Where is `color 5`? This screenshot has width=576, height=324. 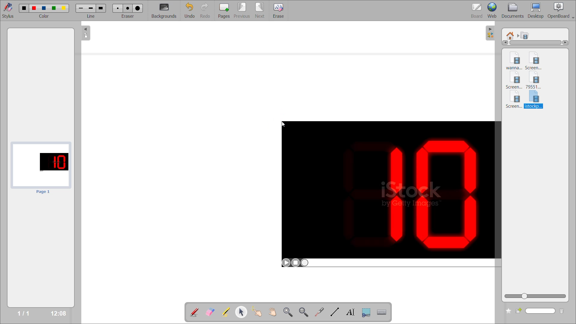 color 5 is located at coordinates (65, 8).